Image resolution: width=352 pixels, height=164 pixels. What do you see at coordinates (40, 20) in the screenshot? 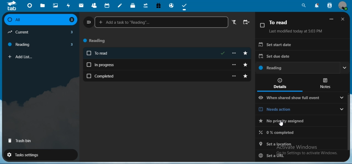
I see `all ` at bounding box center [40, 20].